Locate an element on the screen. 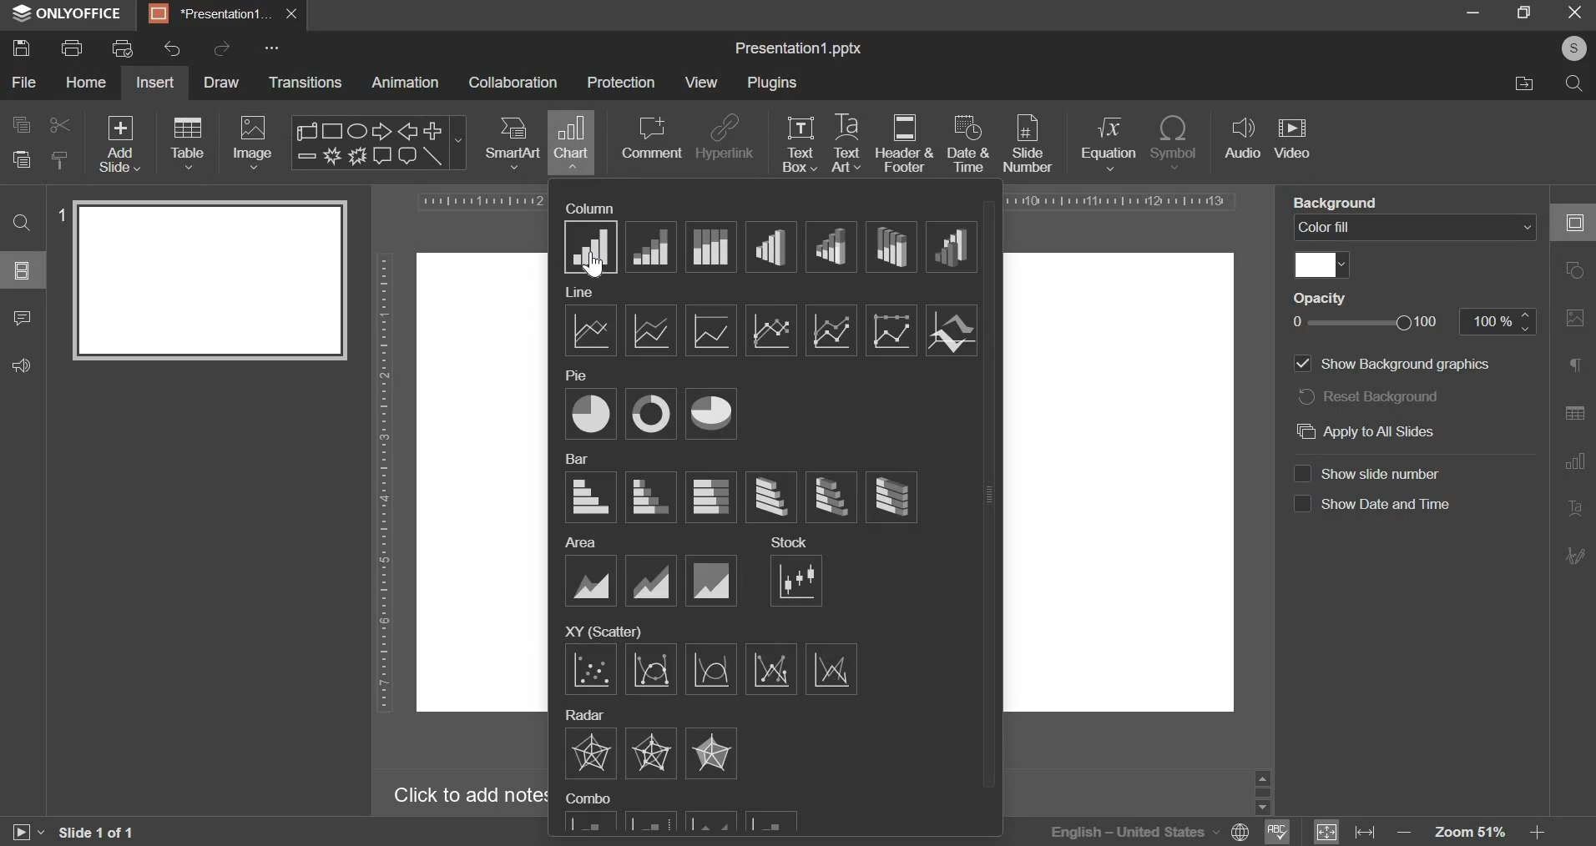  cut is located at coordinates (57, 125).